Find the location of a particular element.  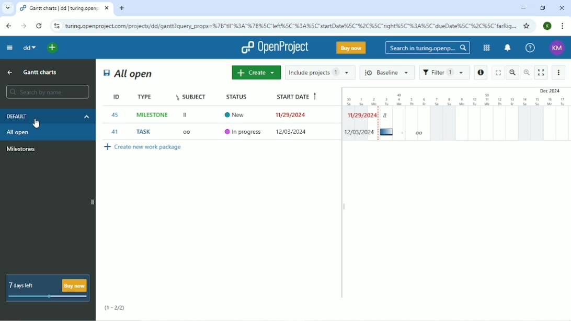

ID is located at coordinates (118, 116).